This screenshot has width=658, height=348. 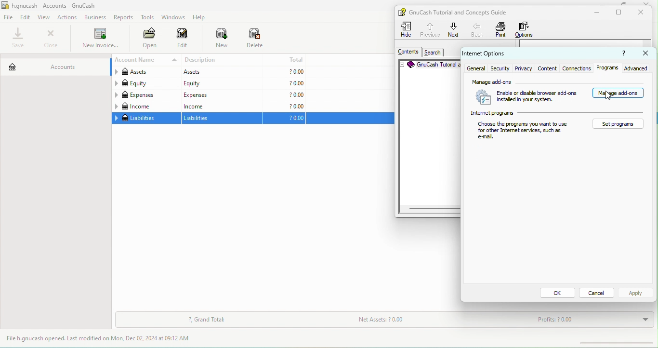 I want to click on search, so click(x=433, y=53).